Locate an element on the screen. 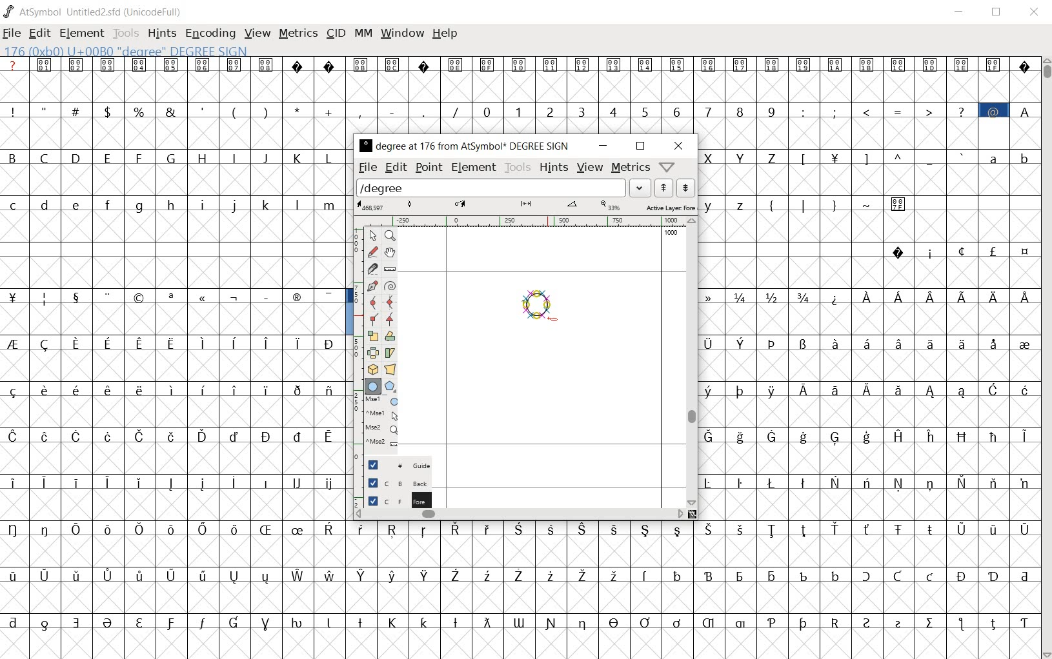 Image resolution: width=1052 pixels, height=659 pixels. cid is located at coordinates (336, 34).